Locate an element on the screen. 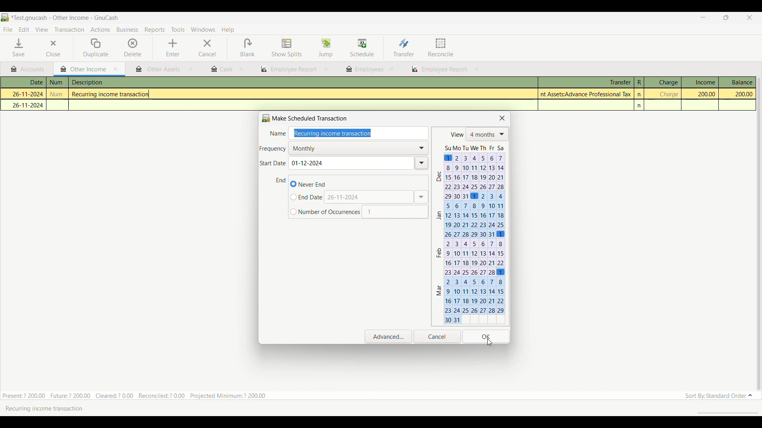 This screenshot has width=762, height=428. Sort order options is located at coordinates (719, 396).